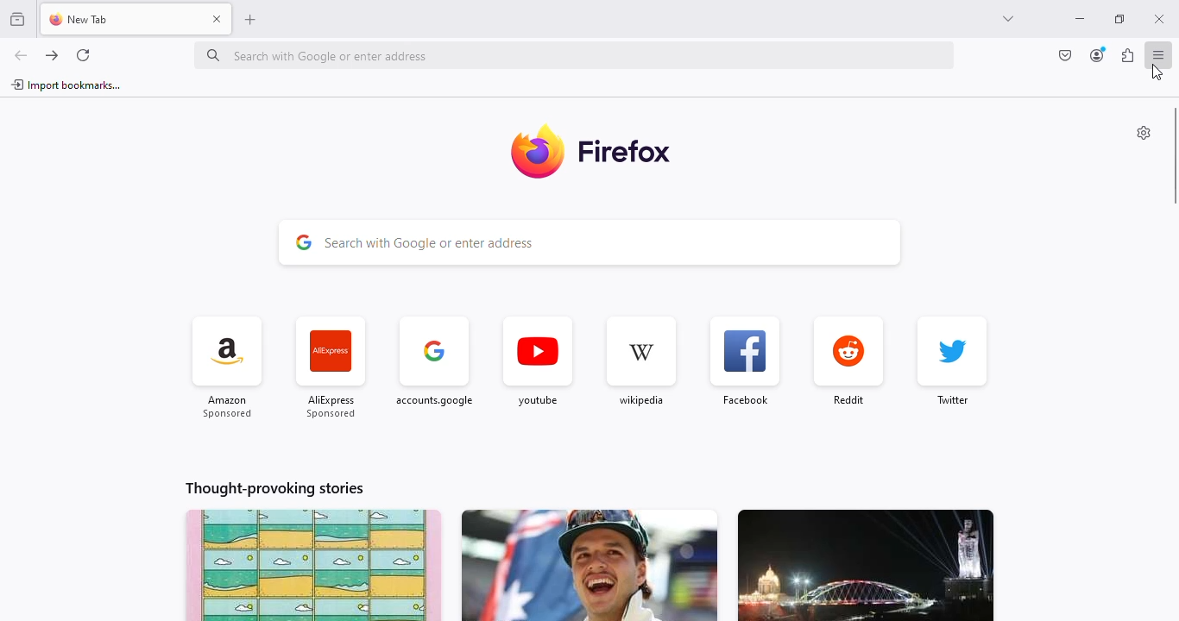 The width and height of the screenshot is (1179, 621). What do you see at coordinates (1080, 19) in the screenshot?
I see `minimize` at bounding box center [1080, 19].